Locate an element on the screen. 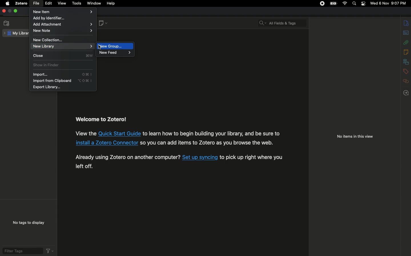 The height and width of the screenshot is (256, 411). New library  is located at coordinates (61, 47).